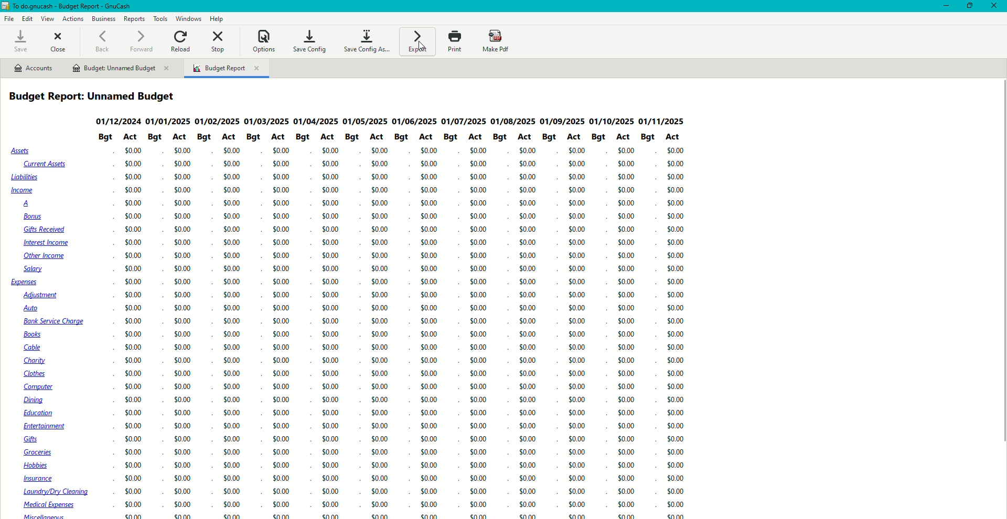 This screenshot has height=519, width=1007. I want to click on 01/04/2025, so click(316, 121).